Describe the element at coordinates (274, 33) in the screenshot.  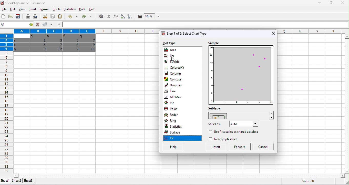
I see `close` at that location.